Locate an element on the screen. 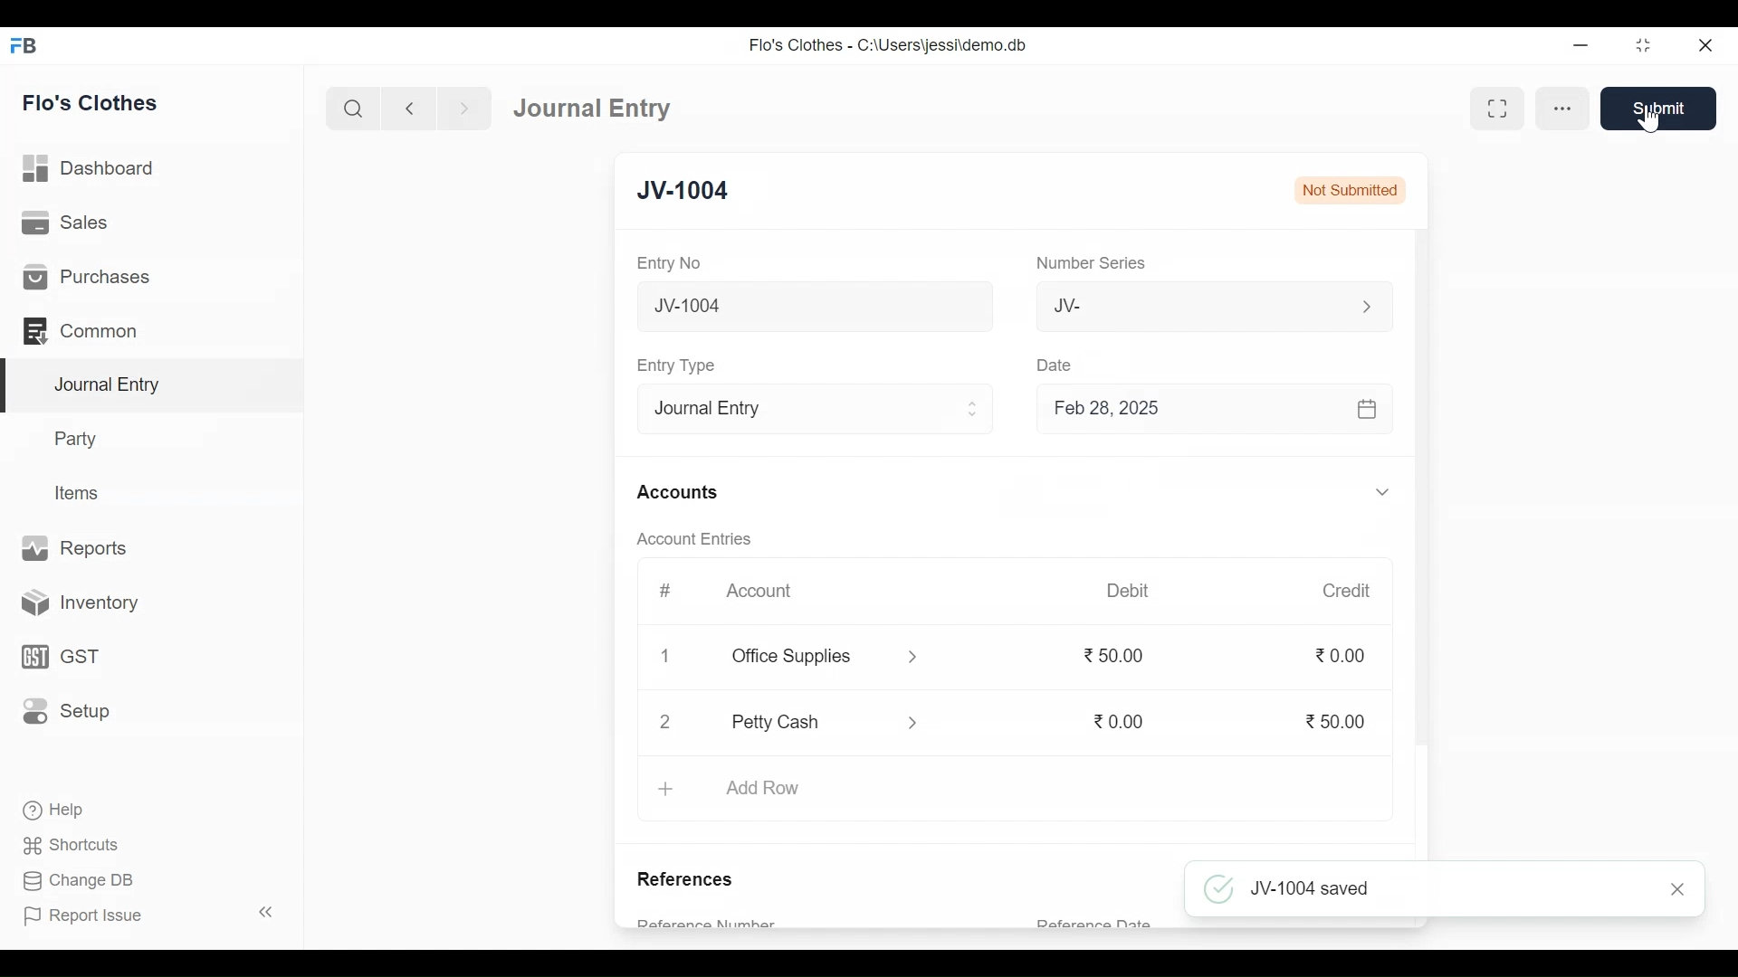 The height and width of the screenshot is (977, 1738). Expand is located at coordinates (975, 409).